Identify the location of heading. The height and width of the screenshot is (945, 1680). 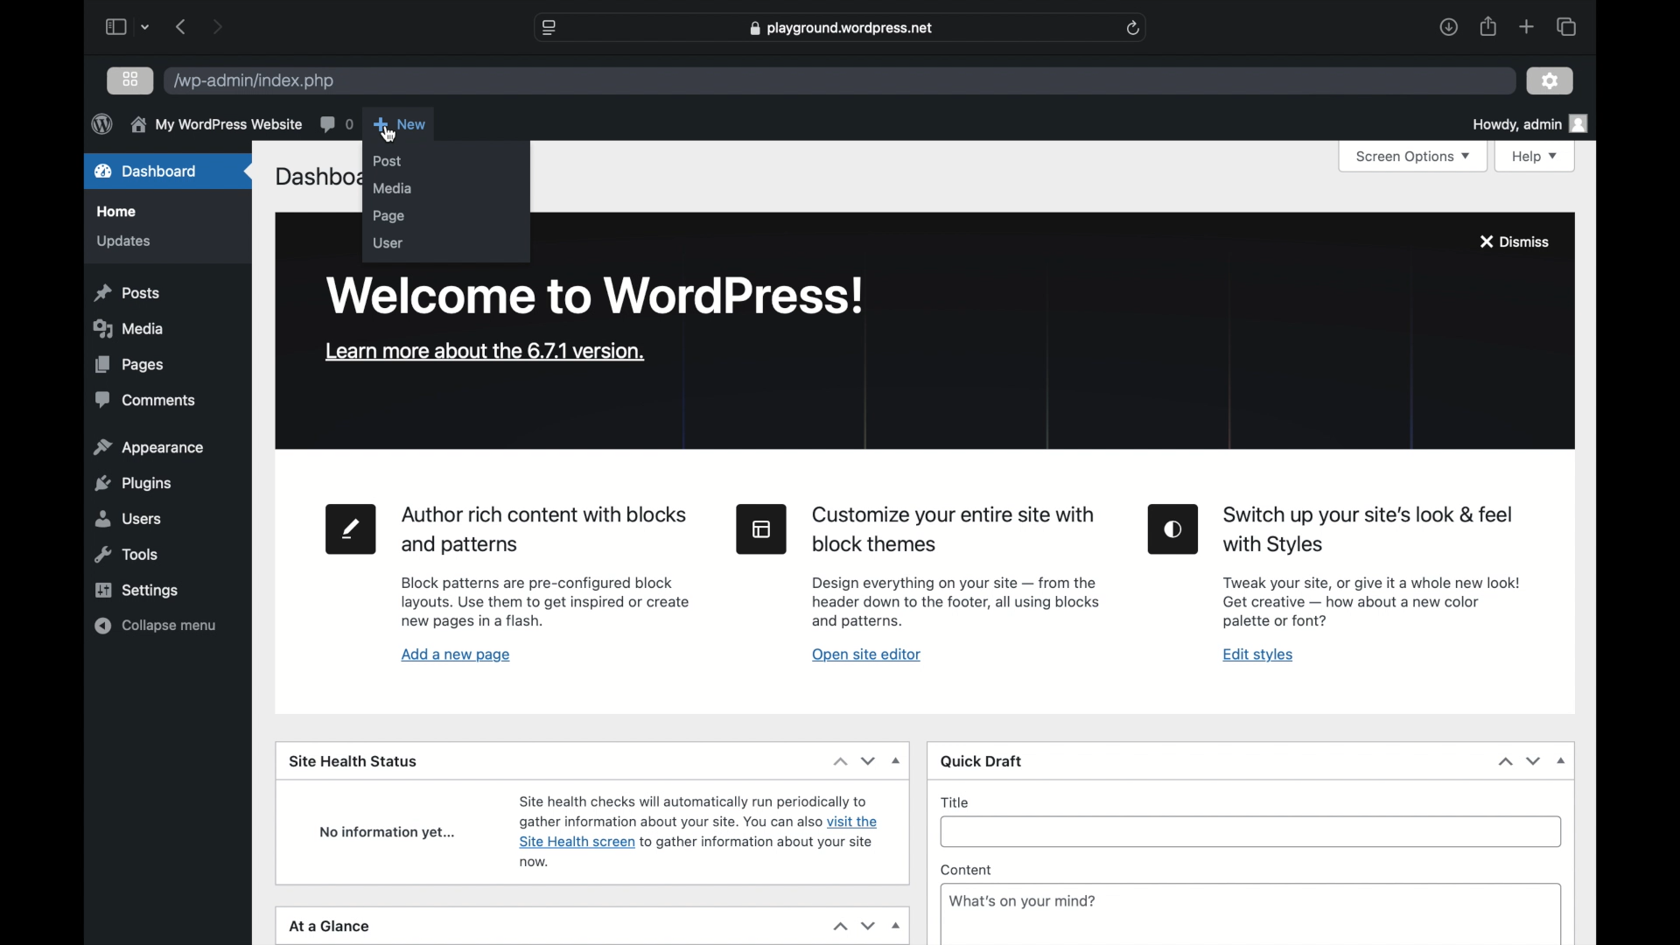
(547, 531).